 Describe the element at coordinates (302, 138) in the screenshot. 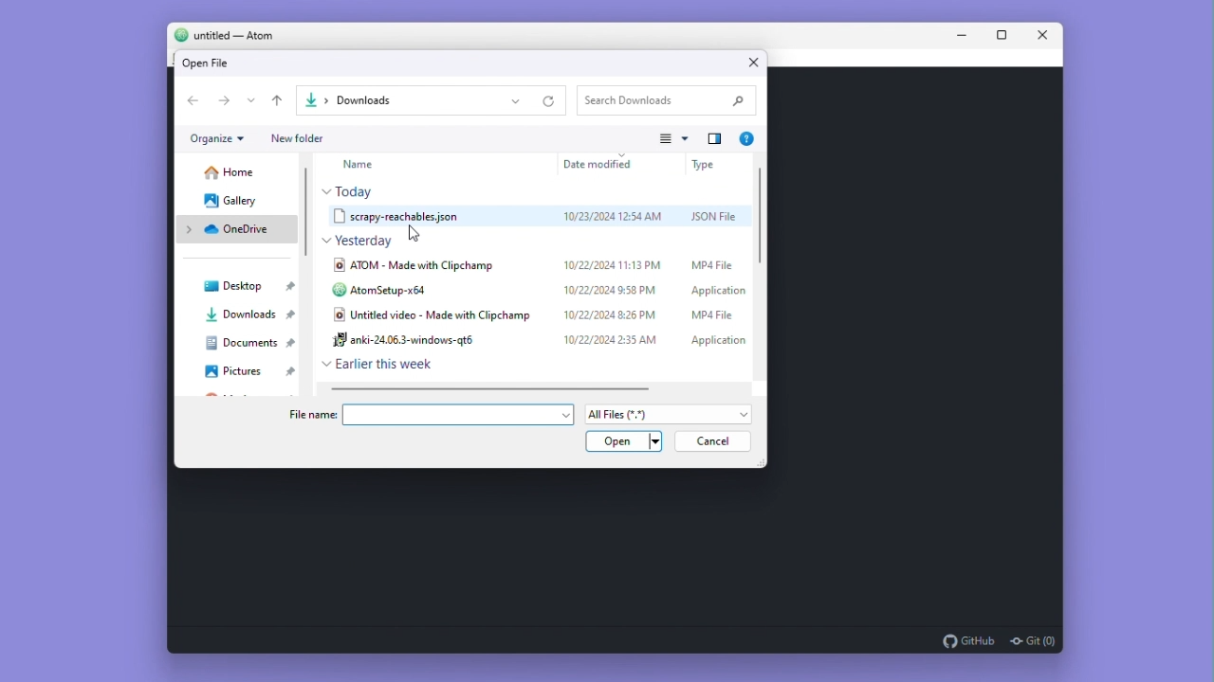

I see `New folder` at that location.